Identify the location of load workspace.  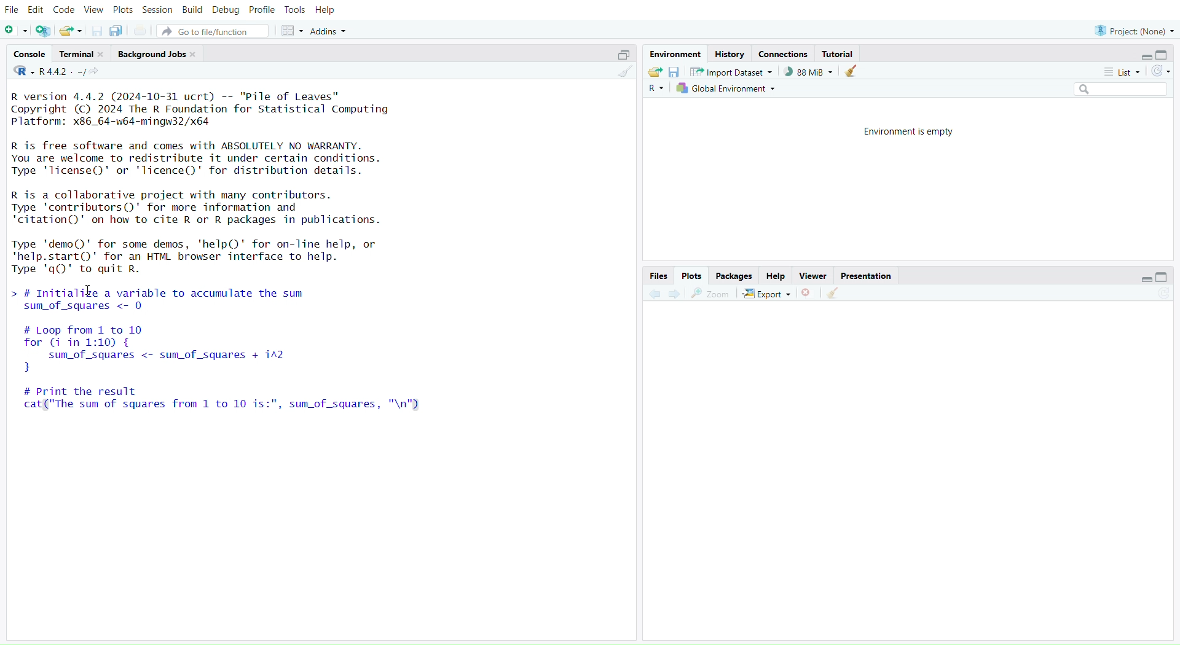
(655, 72).